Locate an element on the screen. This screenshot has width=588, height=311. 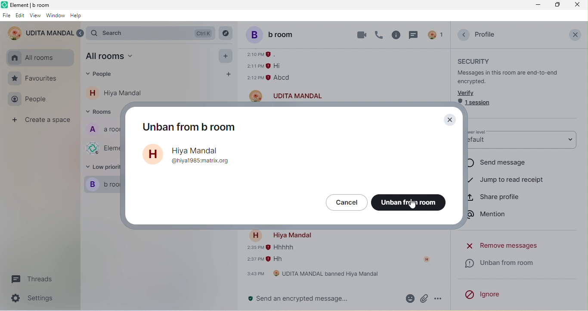
udita mandal is located at coordinates (40, 34).